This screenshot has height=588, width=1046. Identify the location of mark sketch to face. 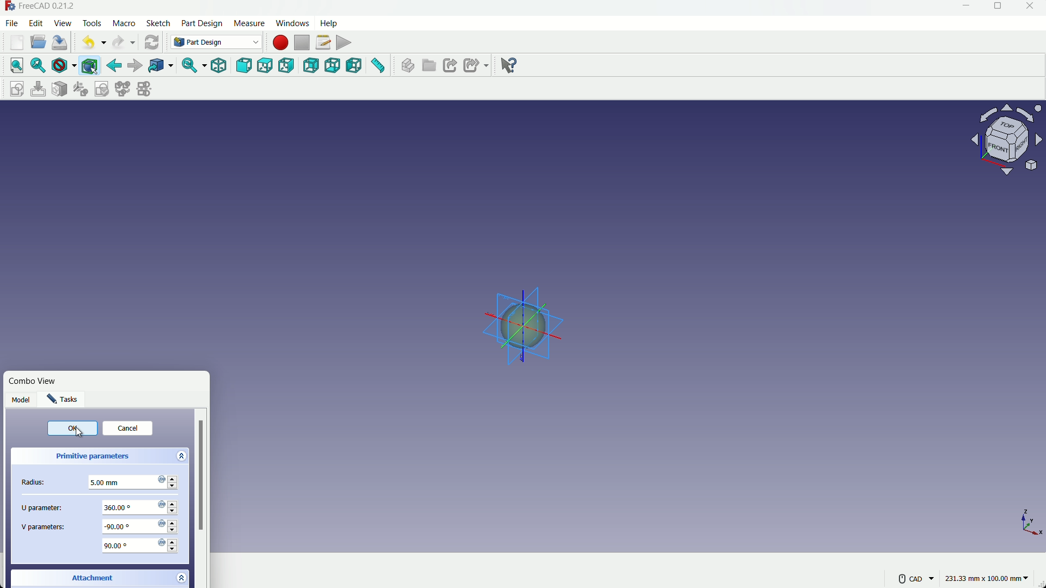
(60, 89).